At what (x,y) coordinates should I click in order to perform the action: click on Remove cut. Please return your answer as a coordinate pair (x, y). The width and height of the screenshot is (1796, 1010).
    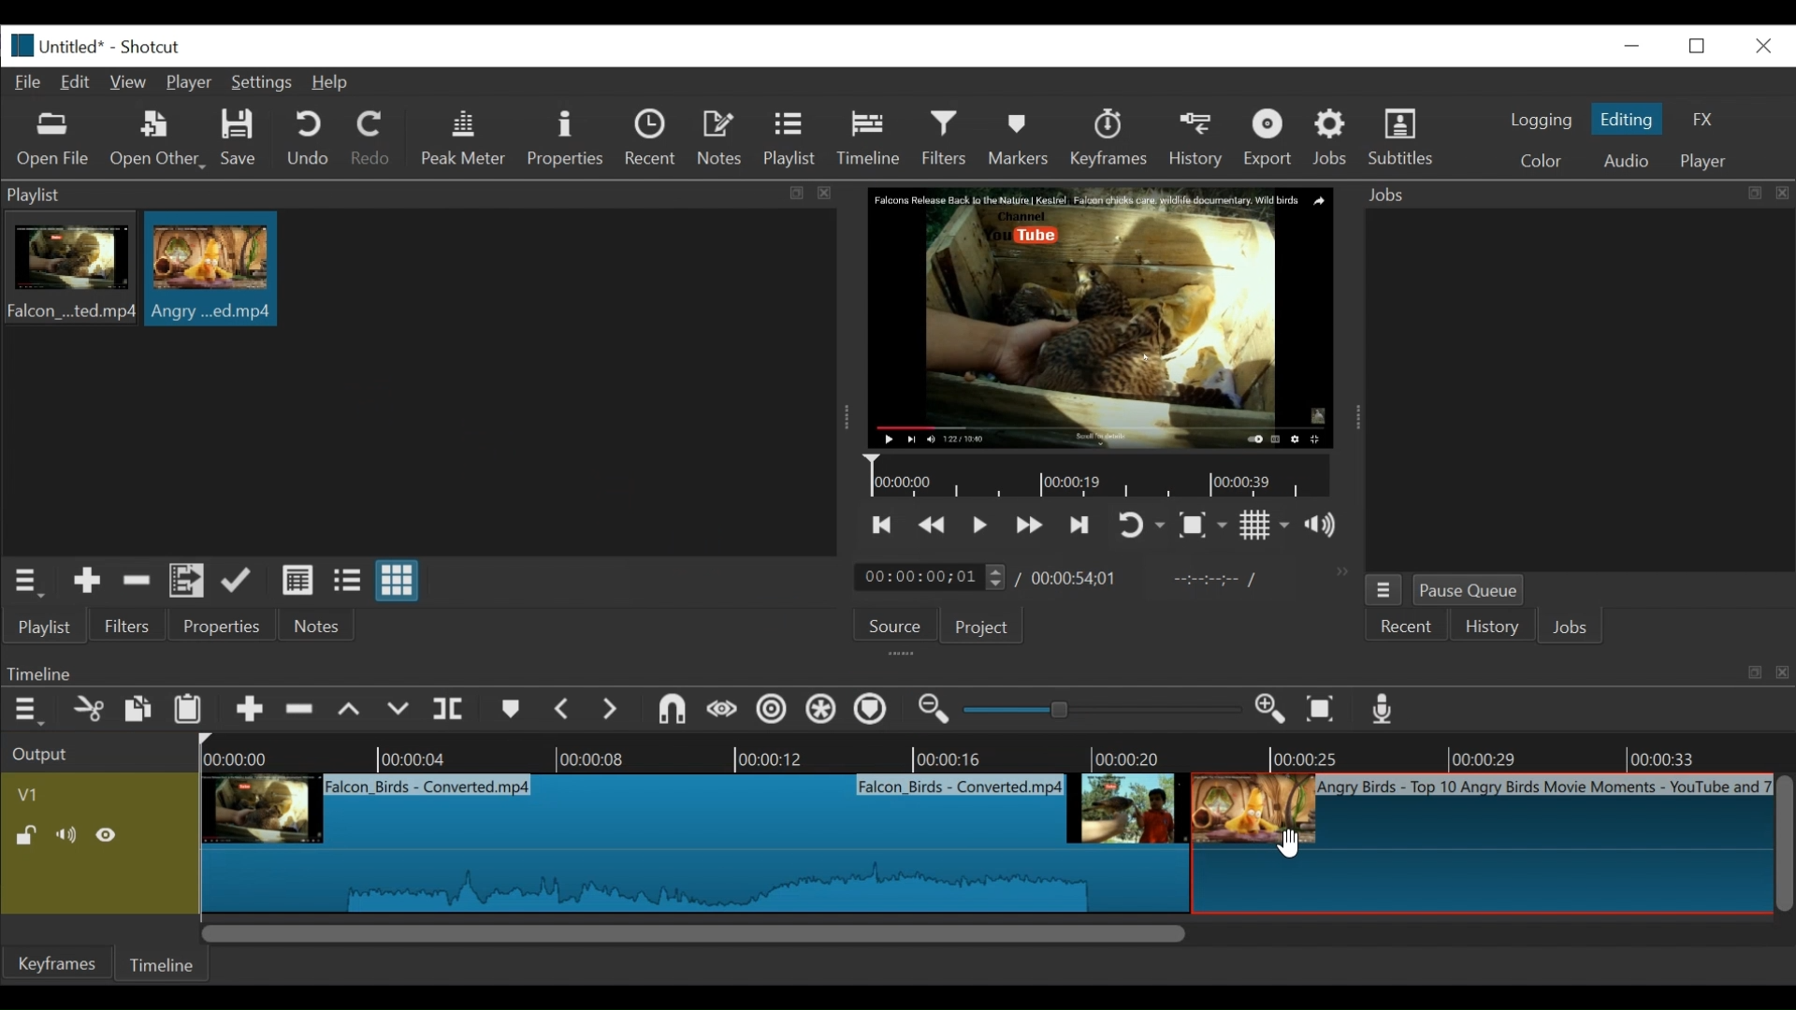
    Looking at the image, I should click on (137, 584).